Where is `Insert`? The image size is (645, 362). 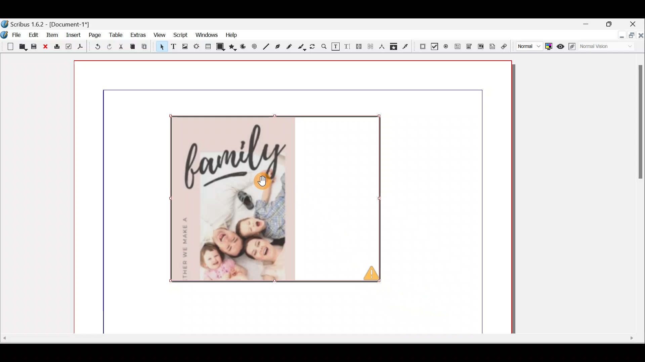 Insert is located at coordinates (73, 37).